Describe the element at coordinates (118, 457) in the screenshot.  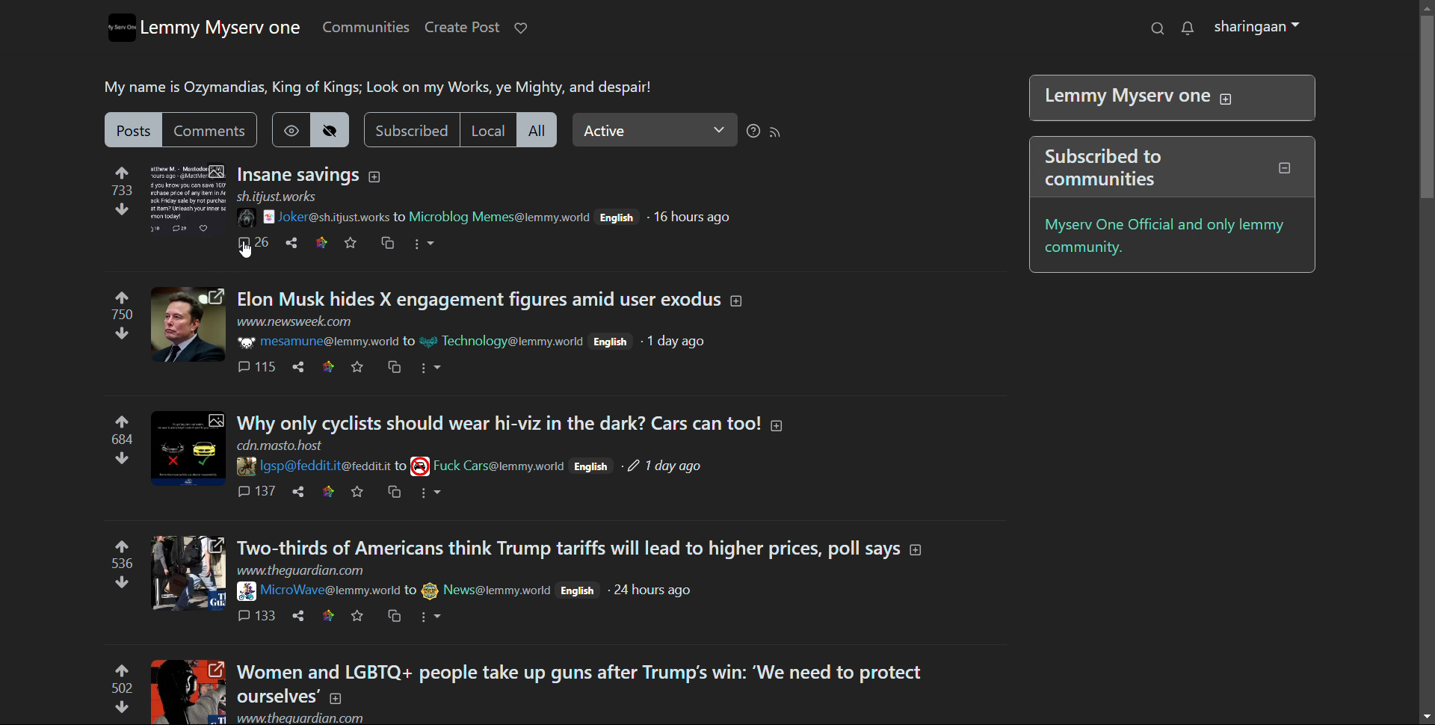
I see `downvotes` at that location.